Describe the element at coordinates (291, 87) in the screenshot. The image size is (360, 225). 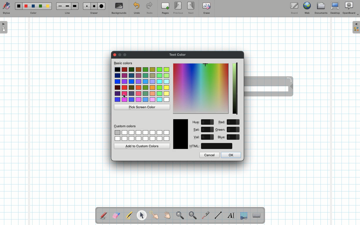
I see `Move` at that location.